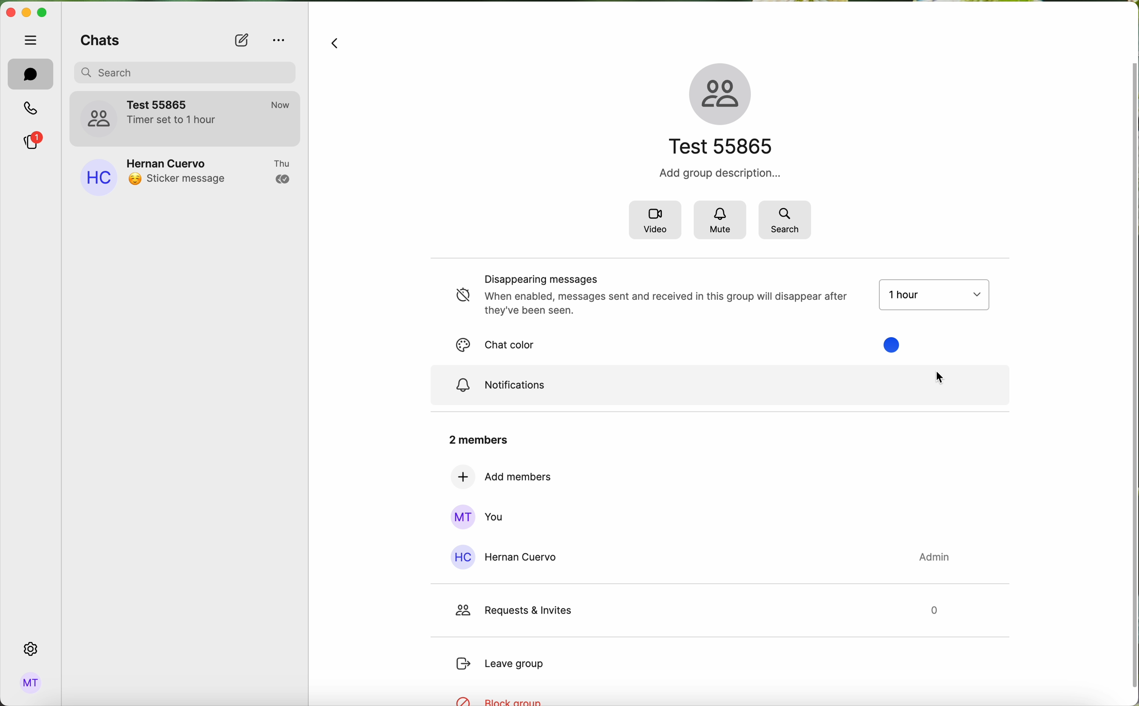  Describe the element at coordinates (502, 385) in the screenshot. I see `notifications` at that location.